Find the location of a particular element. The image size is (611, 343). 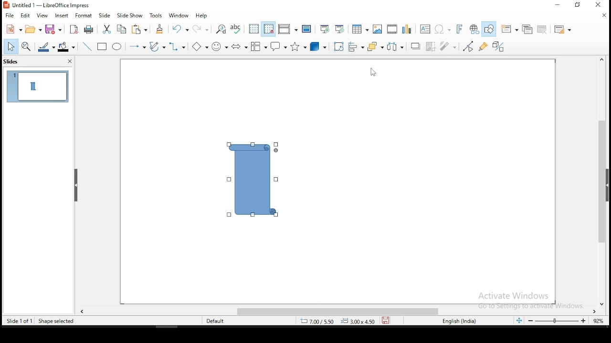

symbol shapes is located at coordinates (221, 45).